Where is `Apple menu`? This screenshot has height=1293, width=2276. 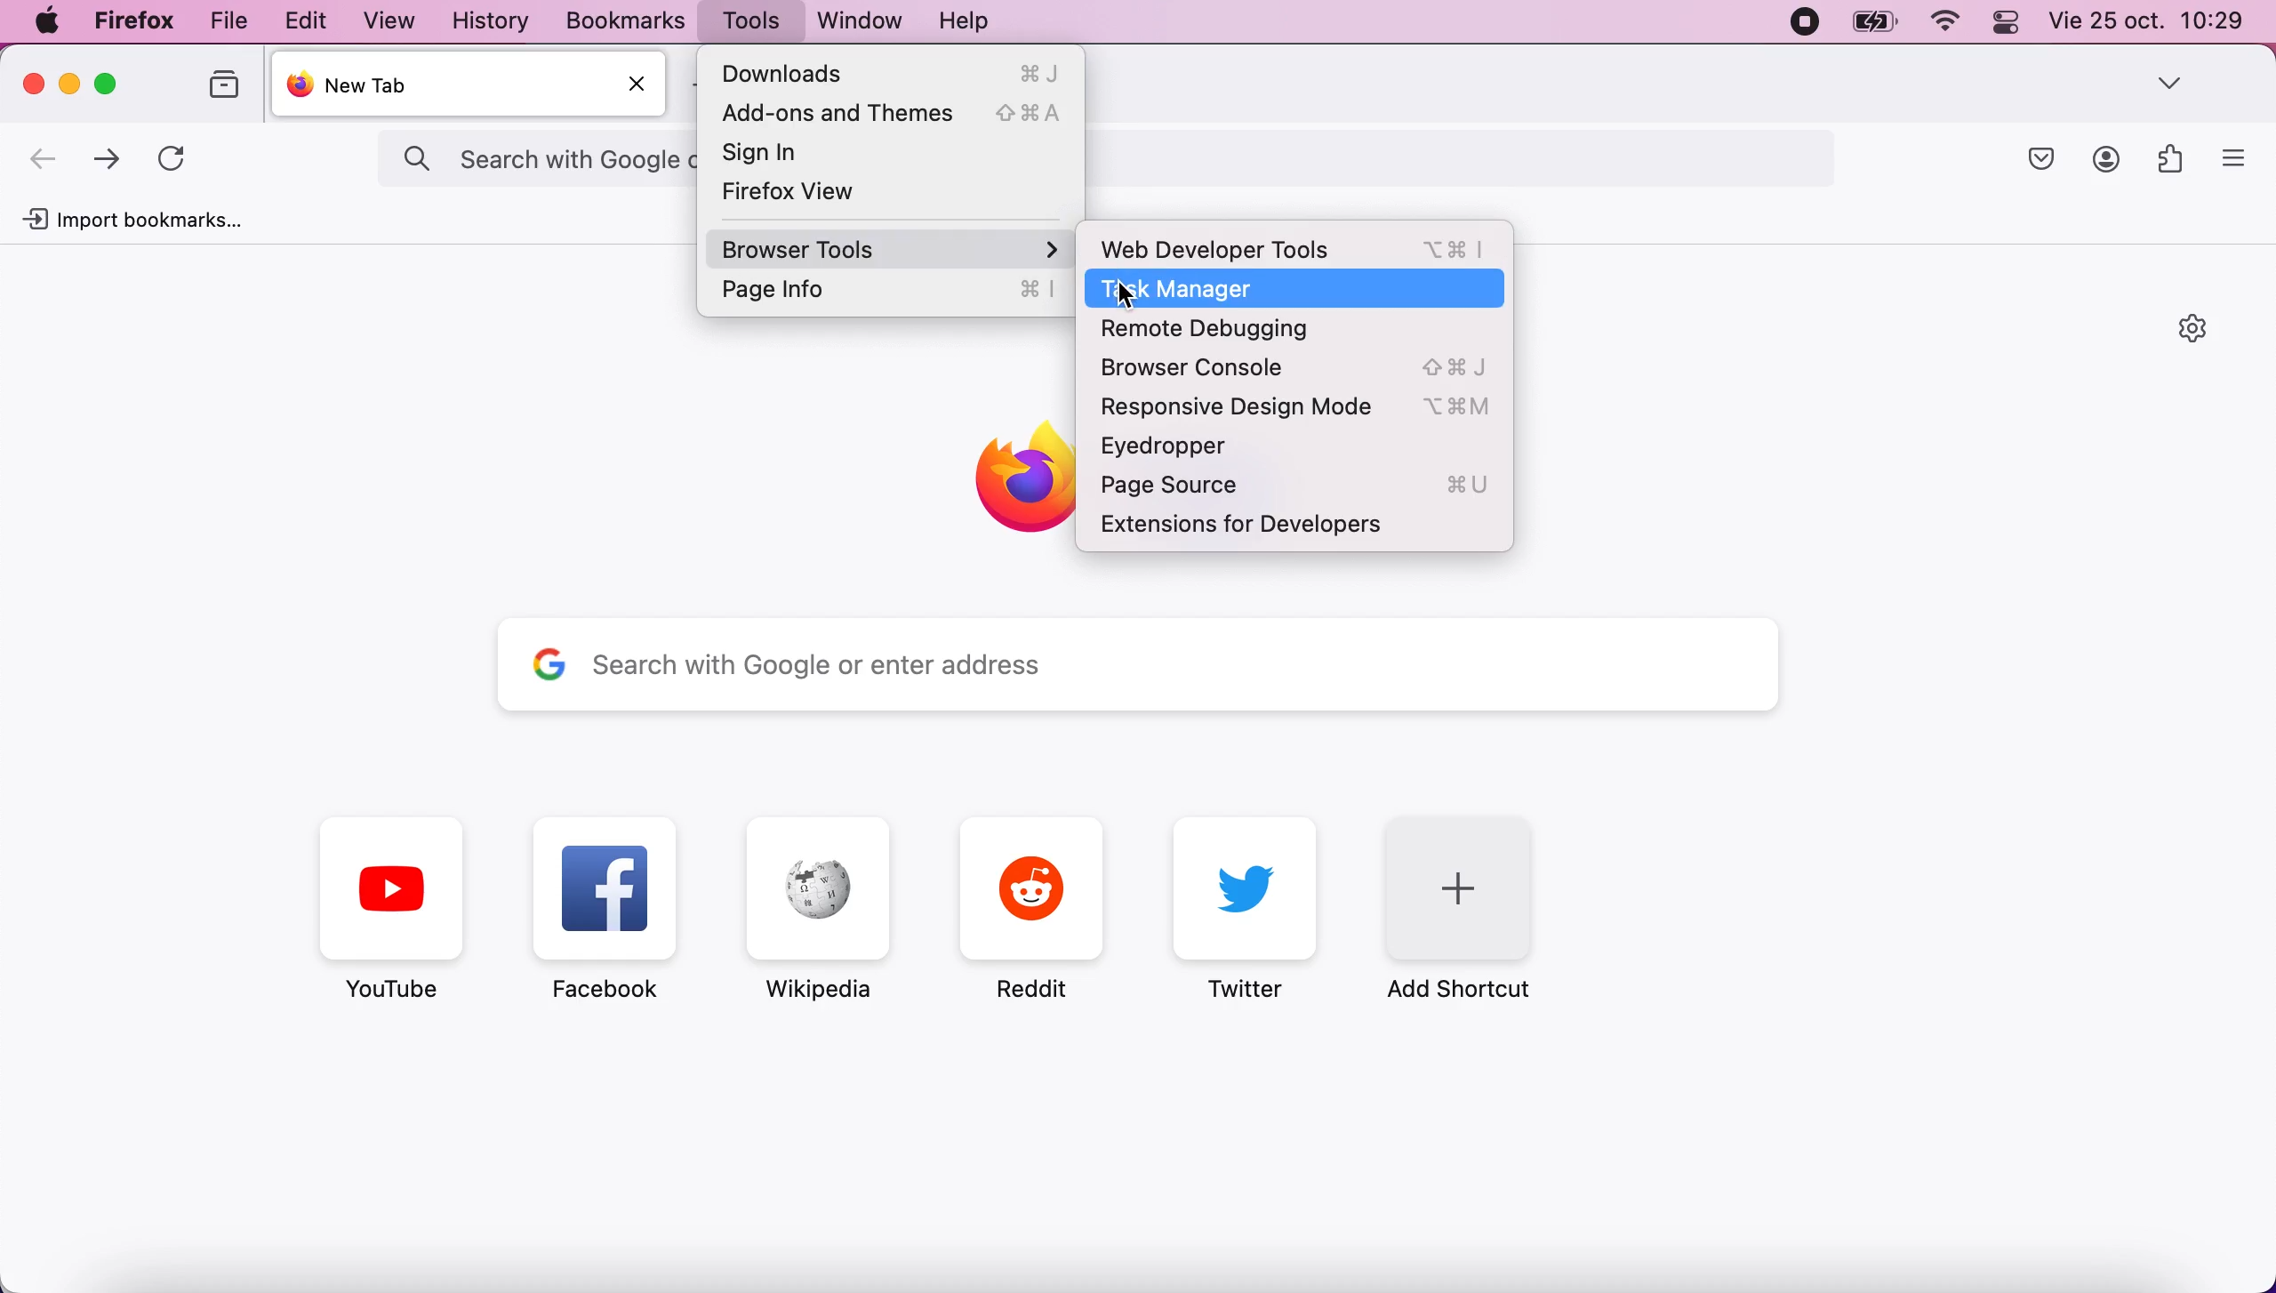
Apple menu is located at coordinates (47, 20).